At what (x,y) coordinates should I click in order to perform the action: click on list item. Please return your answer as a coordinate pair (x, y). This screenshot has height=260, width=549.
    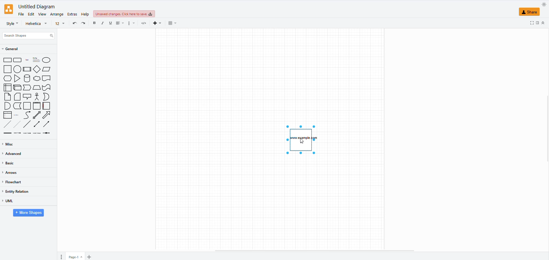
    Looking at the image, I should click on (17, 115).